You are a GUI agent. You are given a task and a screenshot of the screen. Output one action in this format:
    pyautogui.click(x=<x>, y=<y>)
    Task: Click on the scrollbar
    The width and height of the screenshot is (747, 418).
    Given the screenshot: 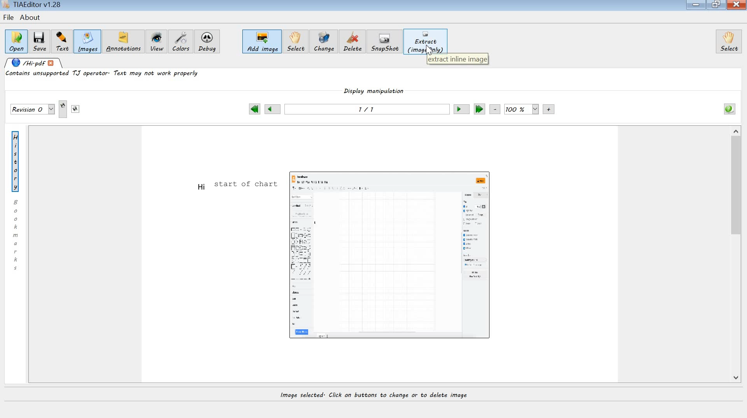 What is the action you would take?
    pyautogui.click(x=736, y=256)
    